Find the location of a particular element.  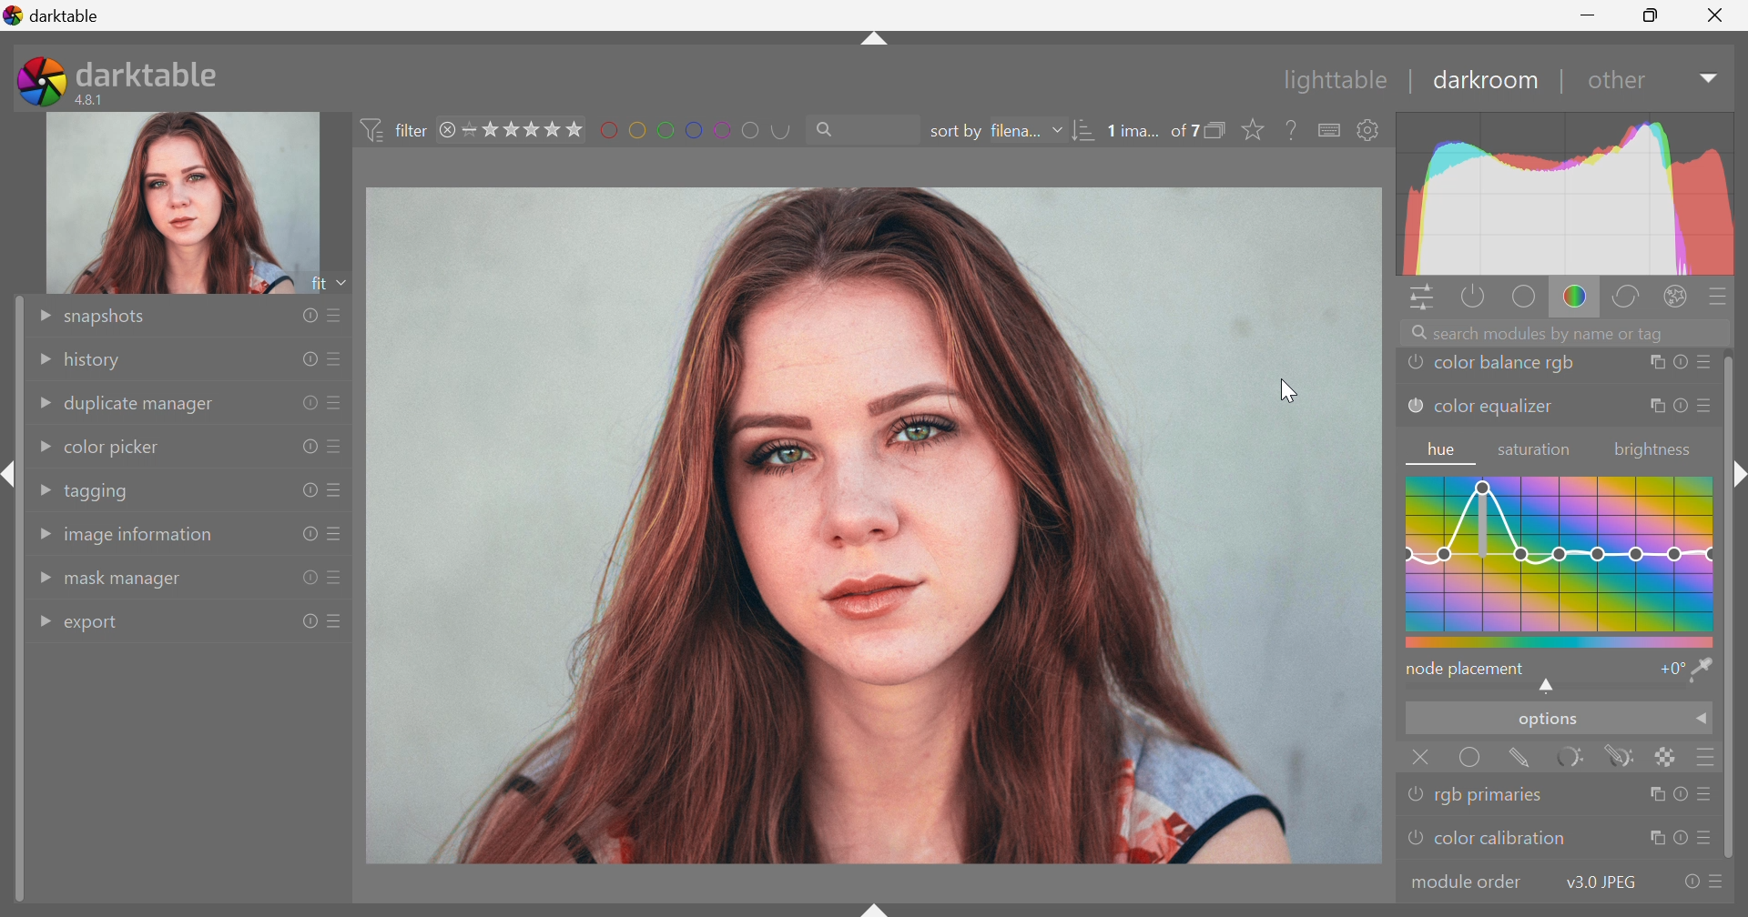

correct is located at coordinates (1632, 298).